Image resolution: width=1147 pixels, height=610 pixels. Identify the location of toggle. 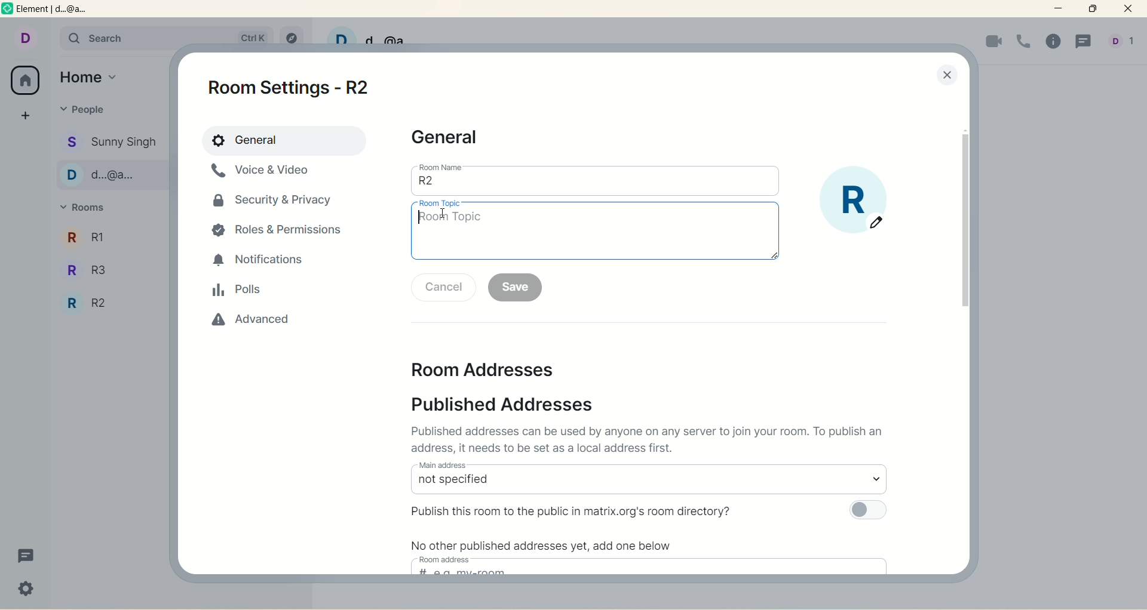
(867, 511).